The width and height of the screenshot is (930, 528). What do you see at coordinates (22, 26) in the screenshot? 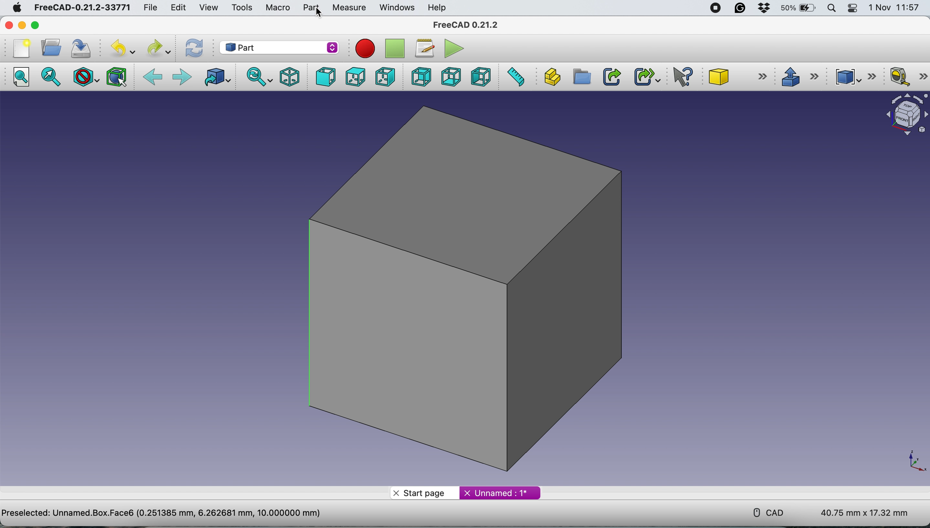
I see `minimise` at bounding box center [22, 26].